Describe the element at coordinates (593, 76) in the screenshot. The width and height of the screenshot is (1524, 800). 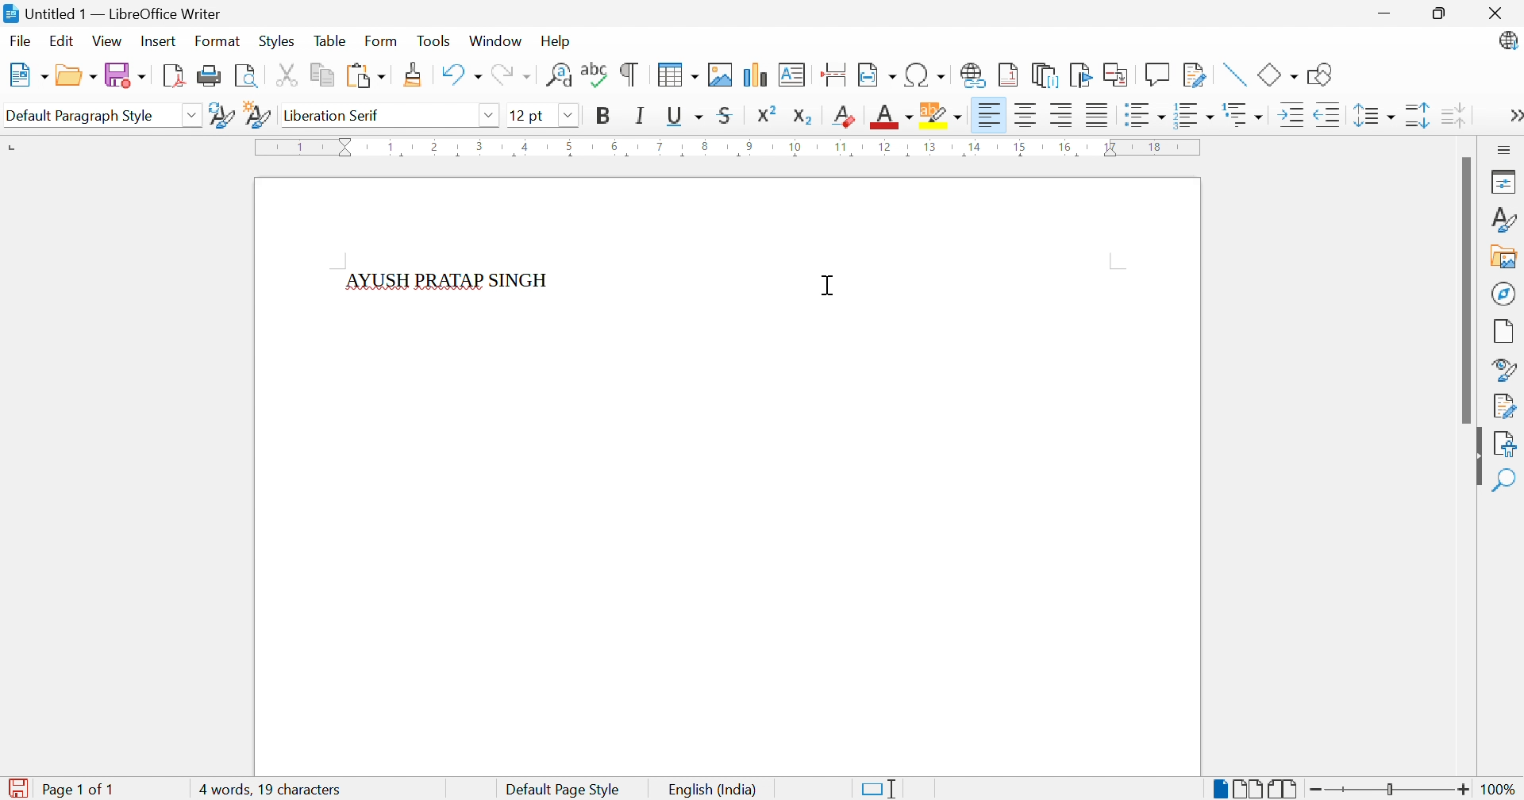
I see `Check Spelling` at that location.